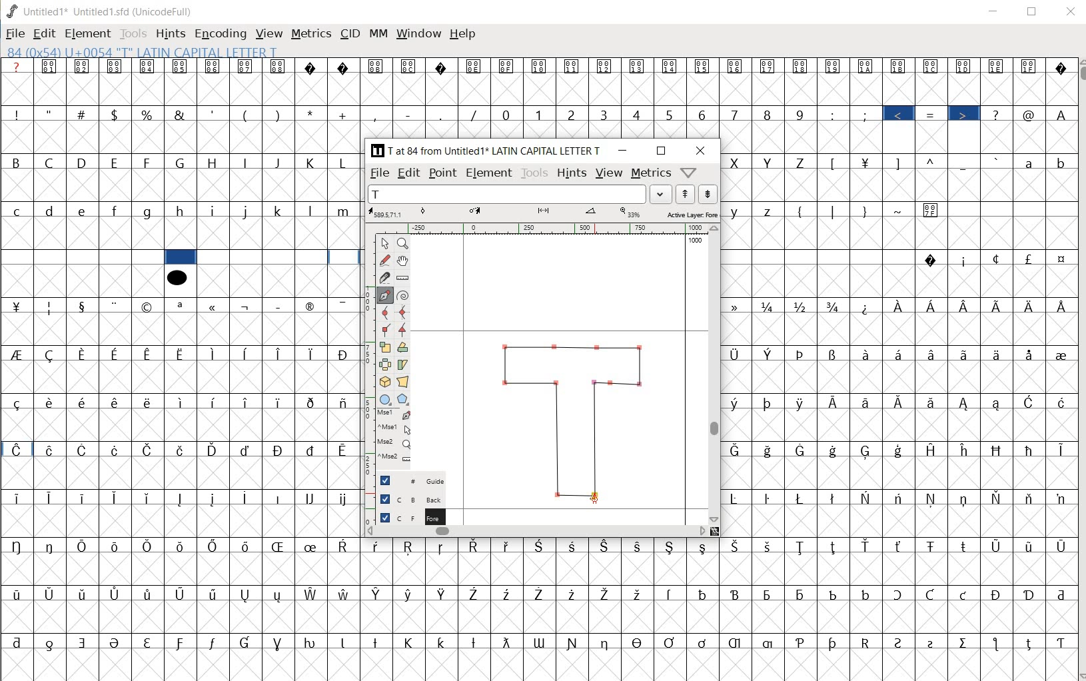 The image size is (1086, 681). What do you see at coordinates (16, 449) in the screenshot?
I see `Symbol` at bounding box center [16, 449].